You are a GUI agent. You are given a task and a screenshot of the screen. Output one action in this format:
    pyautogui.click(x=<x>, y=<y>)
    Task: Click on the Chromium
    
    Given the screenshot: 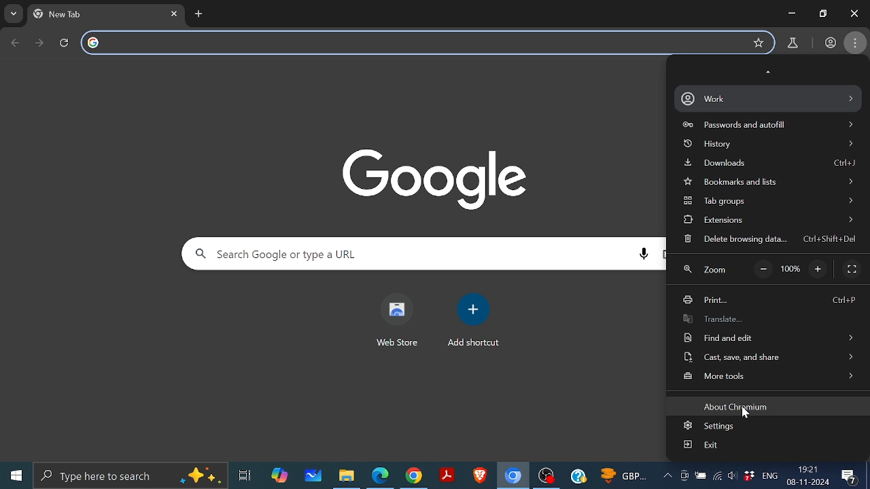 What is the action you would take?
    pyautogui.click(x=512, y=475)
    